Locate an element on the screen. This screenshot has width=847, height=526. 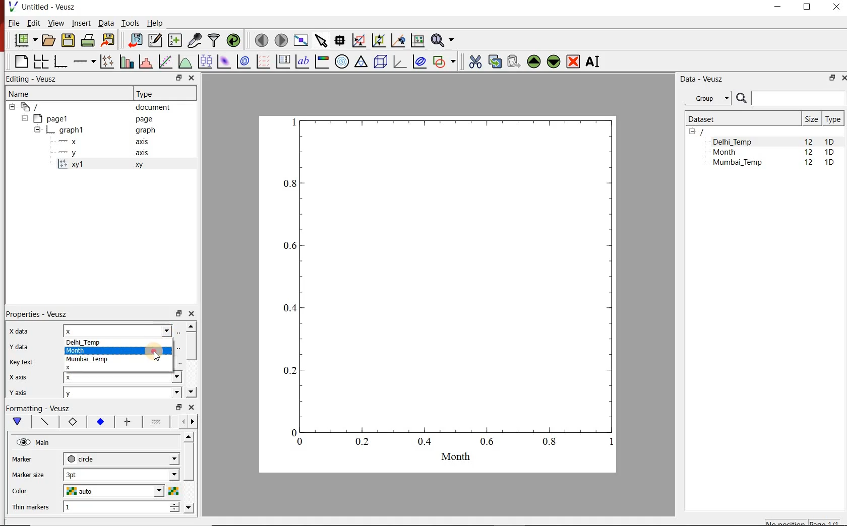
major ticks is located at coordinates (127, 422).